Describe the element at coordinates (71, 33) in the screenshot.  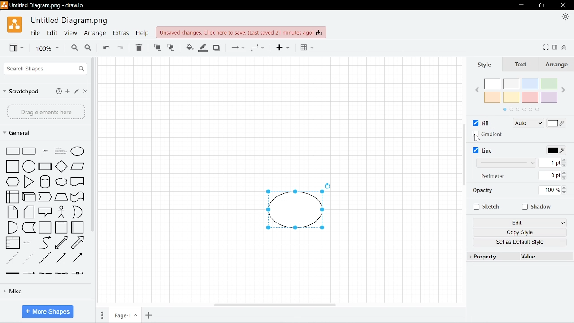
I see `View` at that location.